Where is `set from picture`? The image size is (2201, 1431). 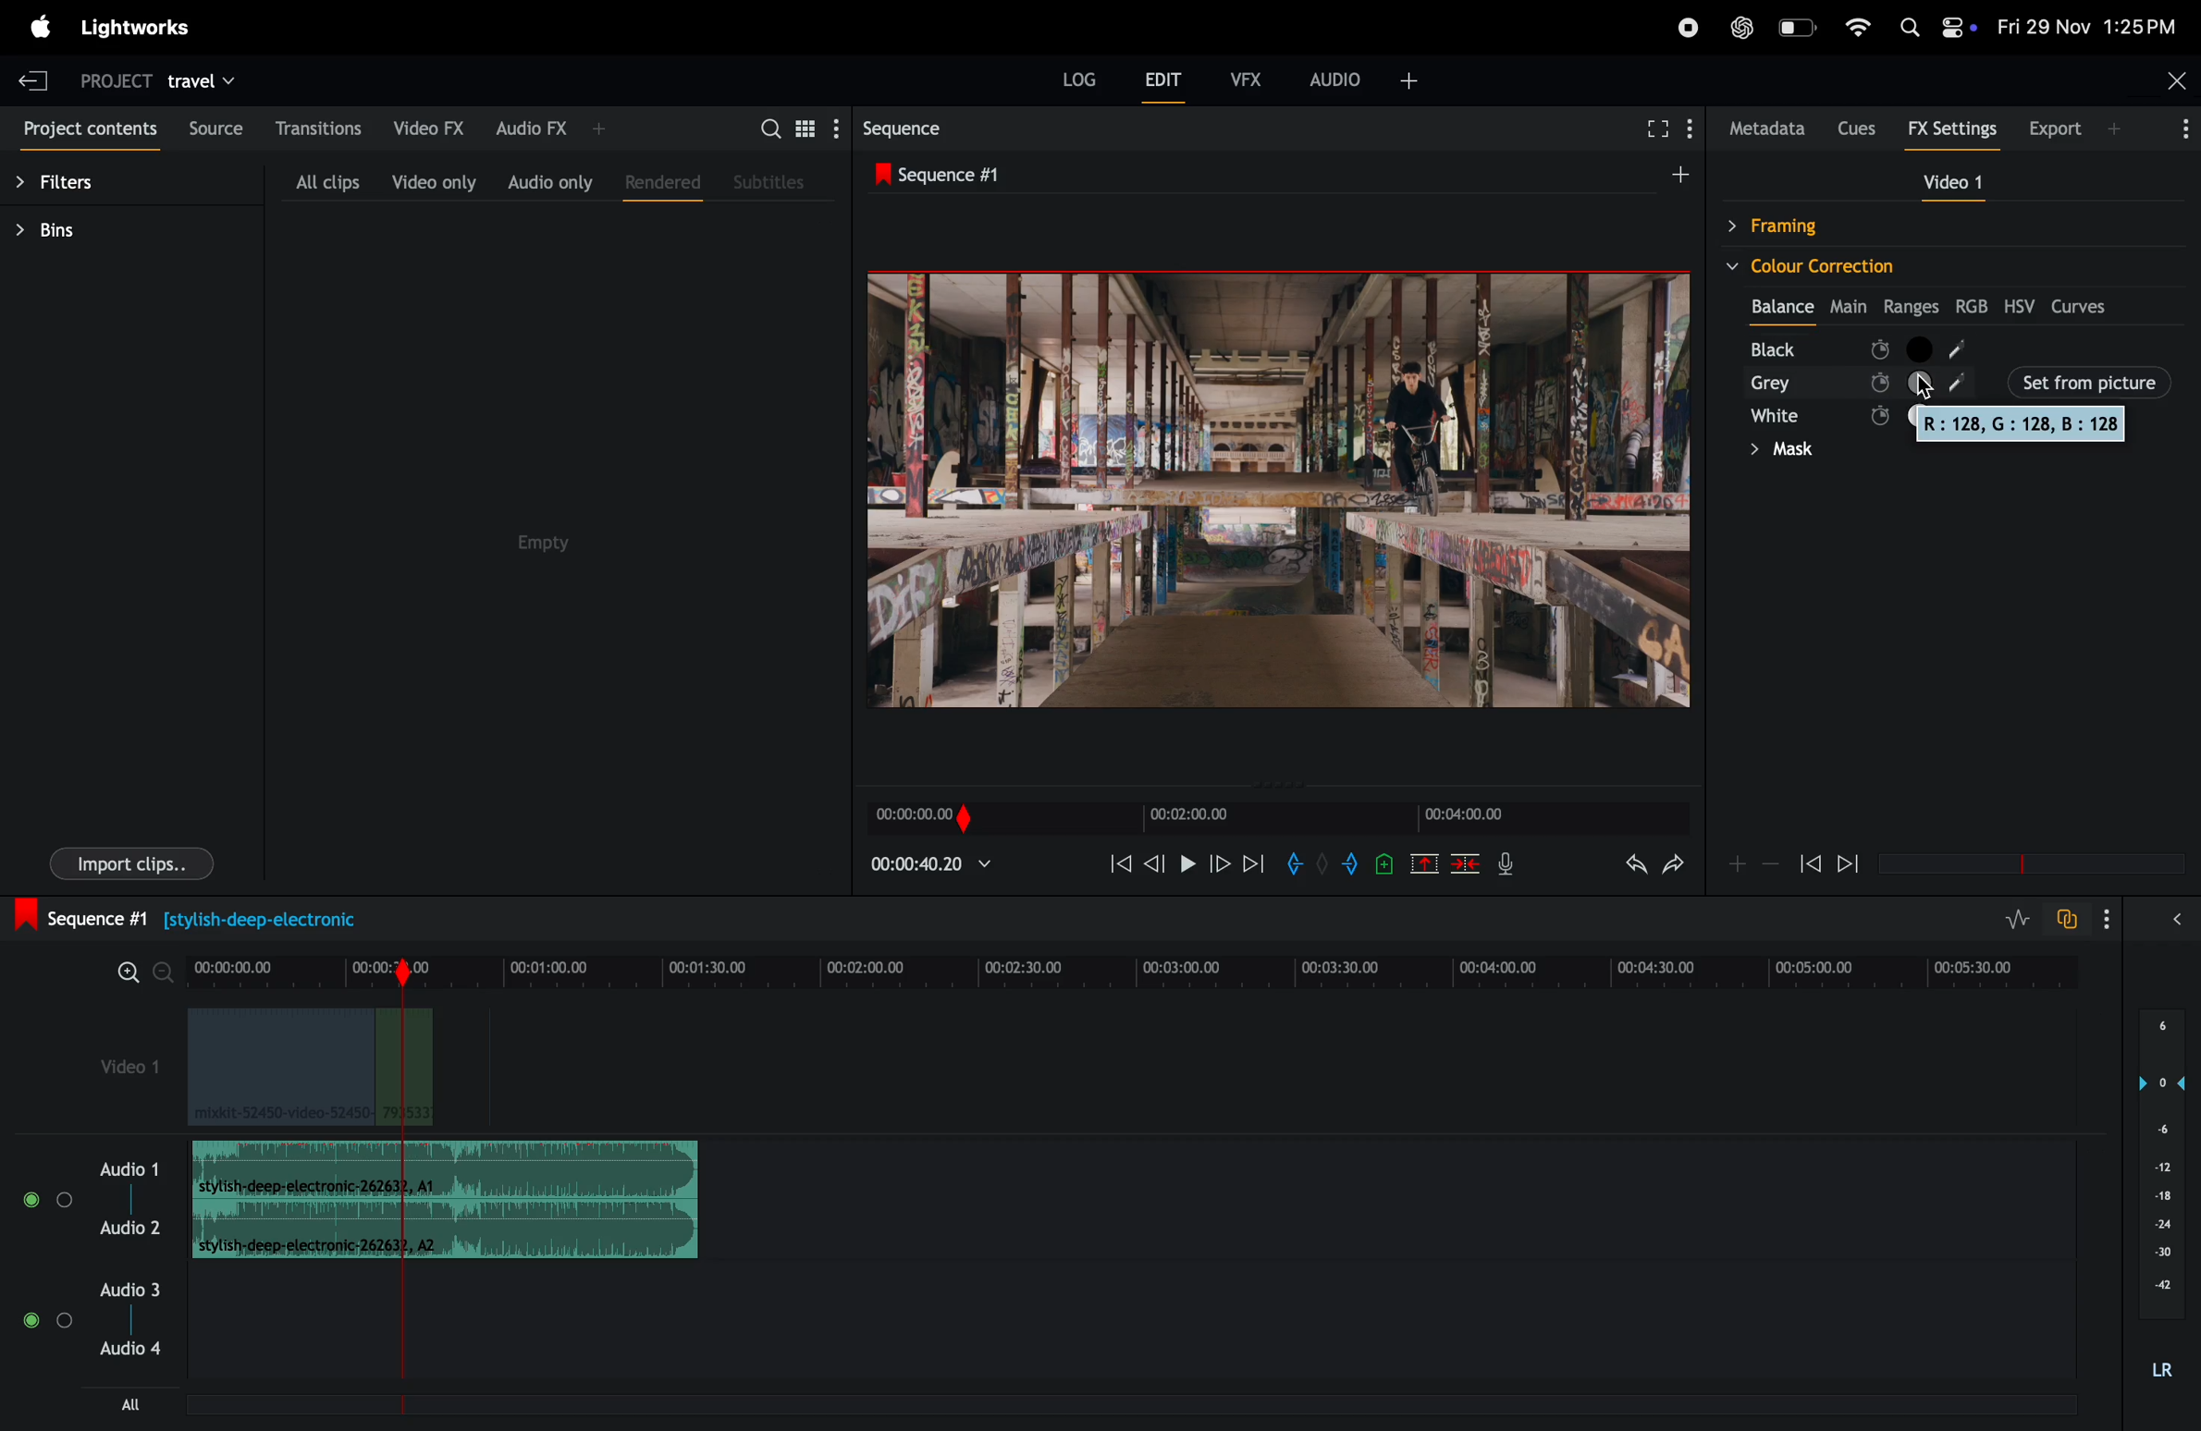
set from picture is located at coordinates (2019, 380).